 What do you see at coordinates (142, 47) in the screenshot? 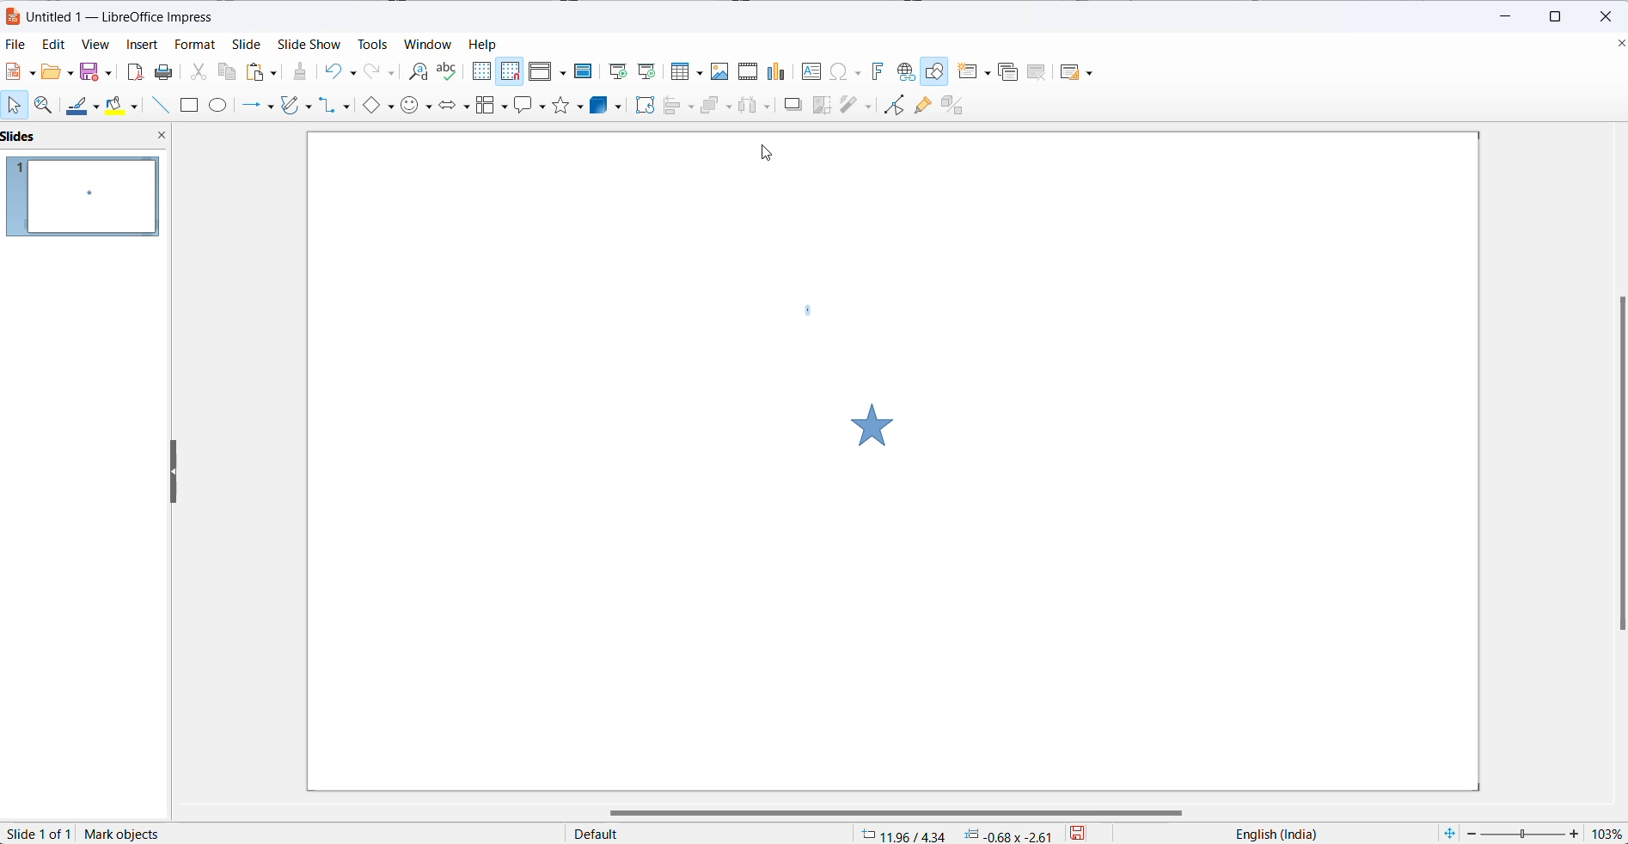
I see `insert ` at bounding box center [142, 47].